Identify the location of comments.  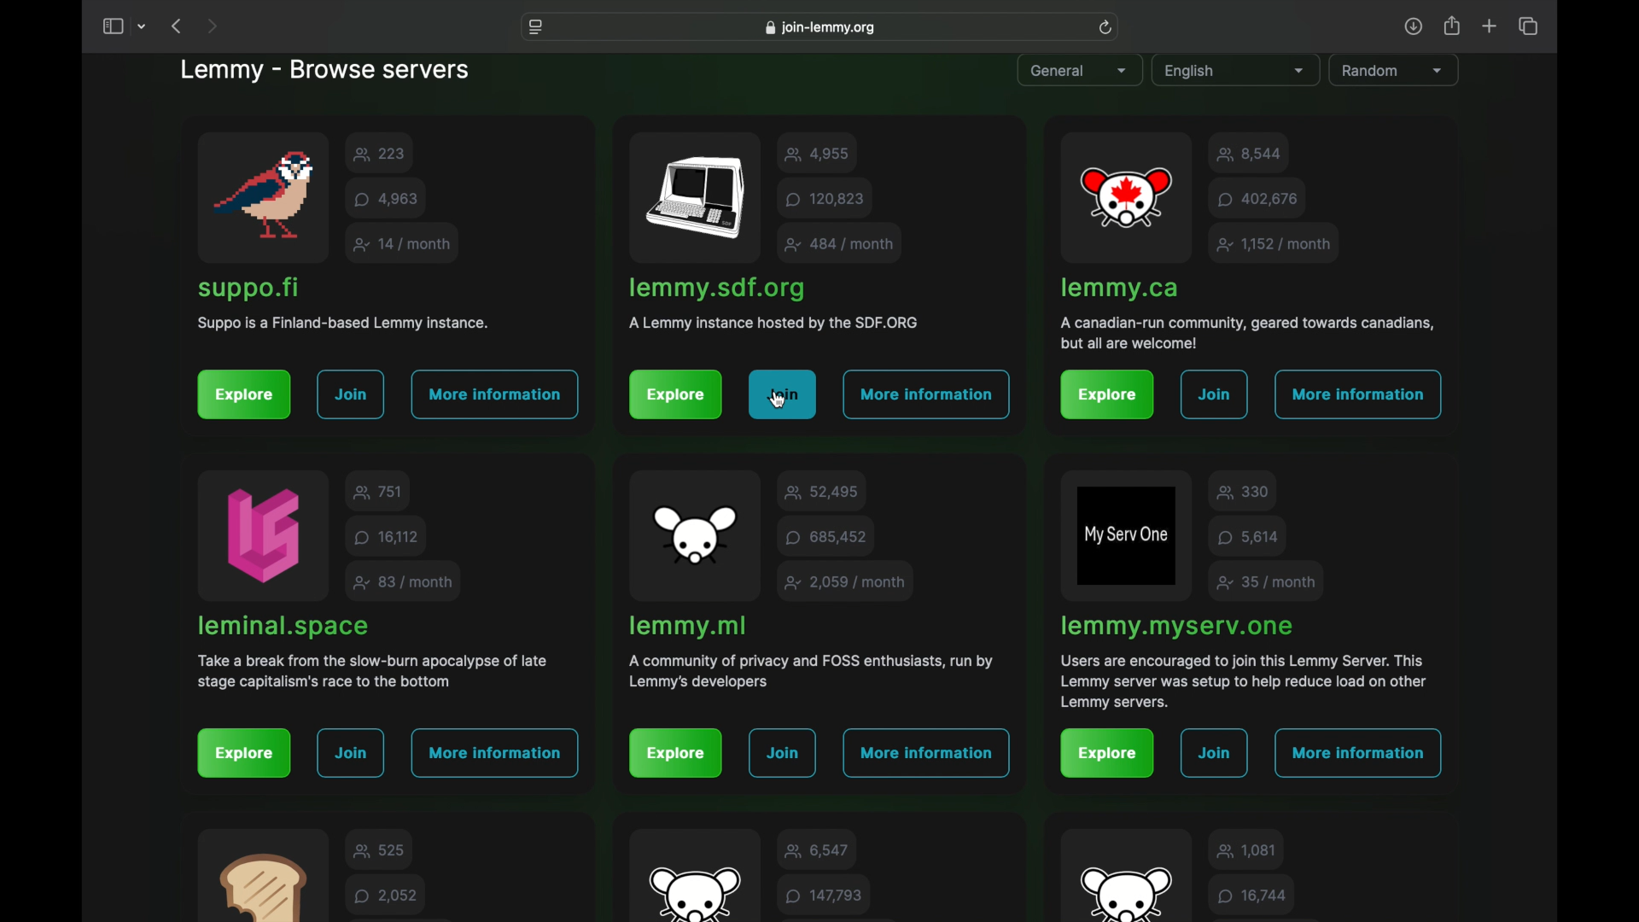
(1258, 200).